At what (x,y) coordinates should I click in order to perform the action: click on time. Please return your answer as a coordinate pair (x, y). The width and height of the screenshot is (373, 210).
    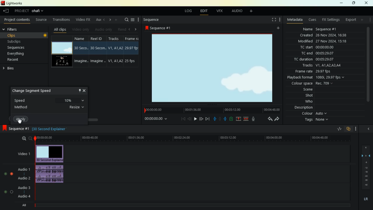
    Looking at the image, I should click on (193, 138).